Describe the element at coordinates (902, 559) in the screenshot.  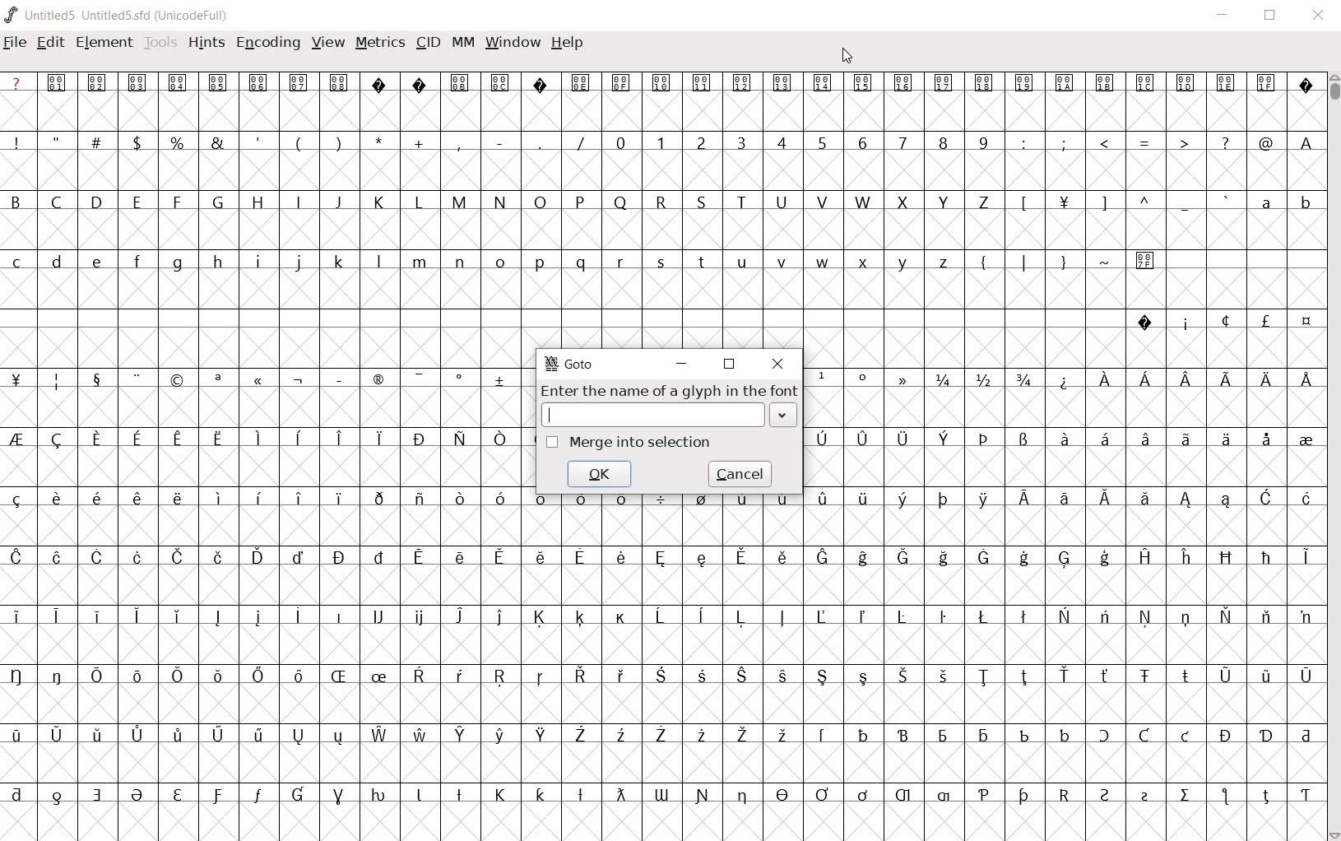
I see `Symbol` at that location.